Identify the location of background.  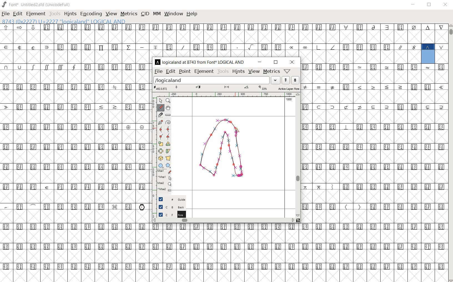
(169, 207).